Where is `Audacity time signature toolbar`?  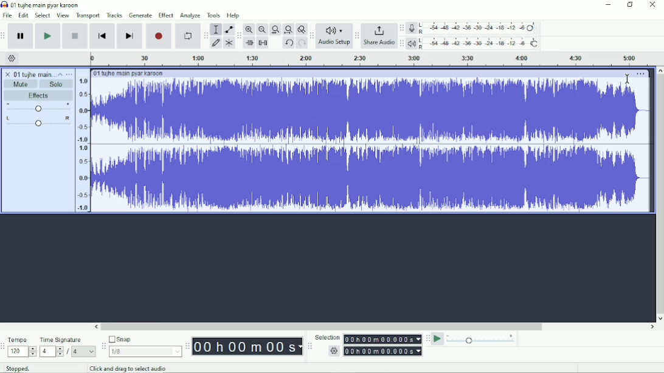
Audacity time signature toolbar is located at coordinates (3, 347).